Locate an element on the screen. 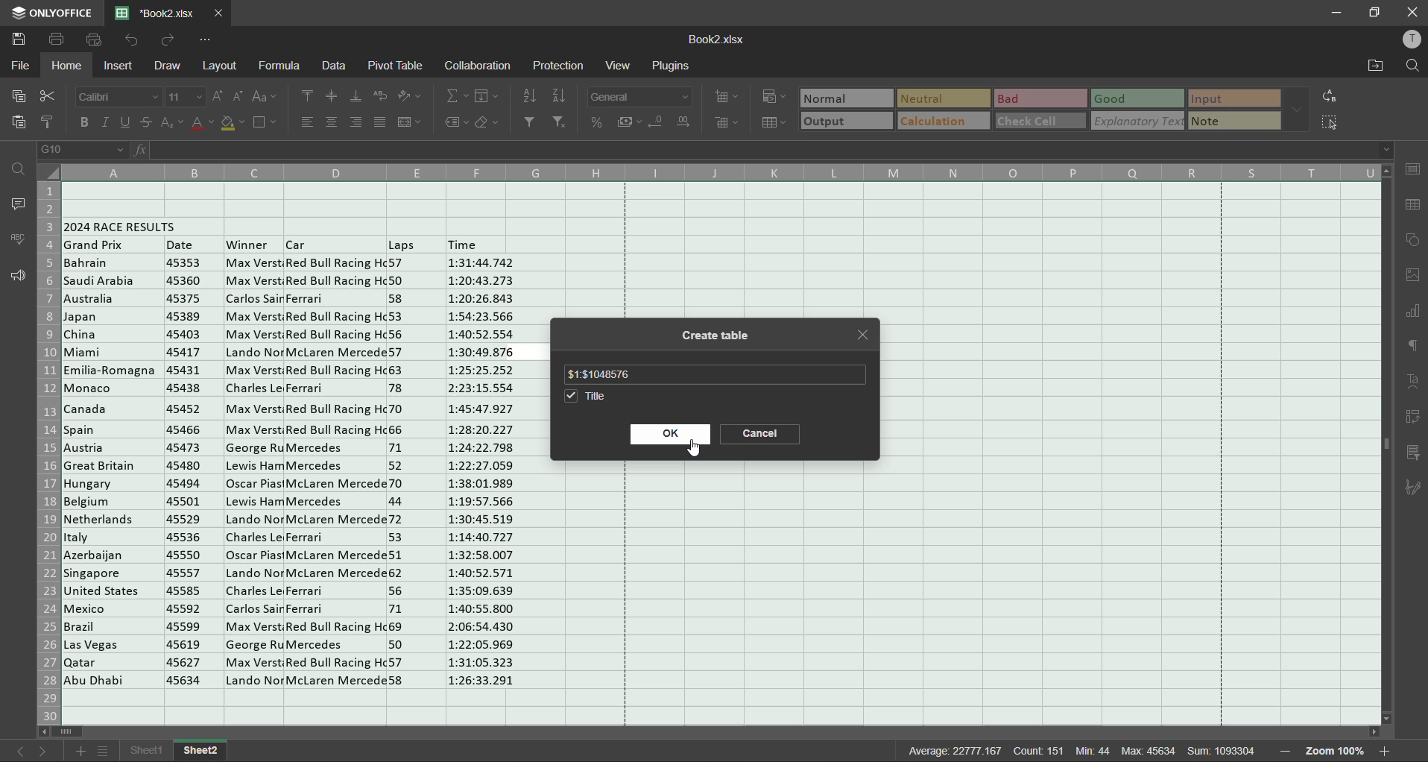  more options is located at coordinates (1297, 110).